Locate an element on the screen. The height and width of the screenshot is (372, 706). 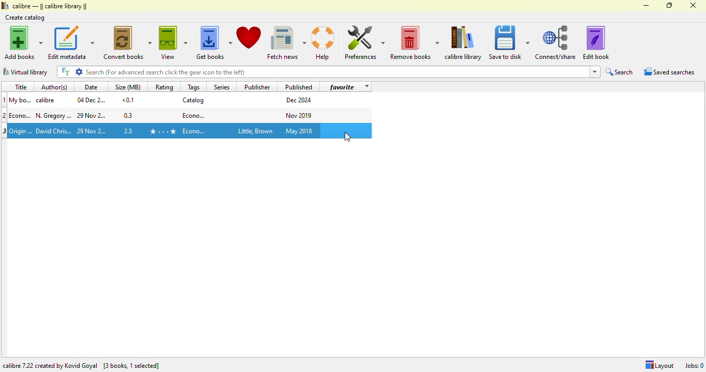
minimize is located at coordinates (647, 6).